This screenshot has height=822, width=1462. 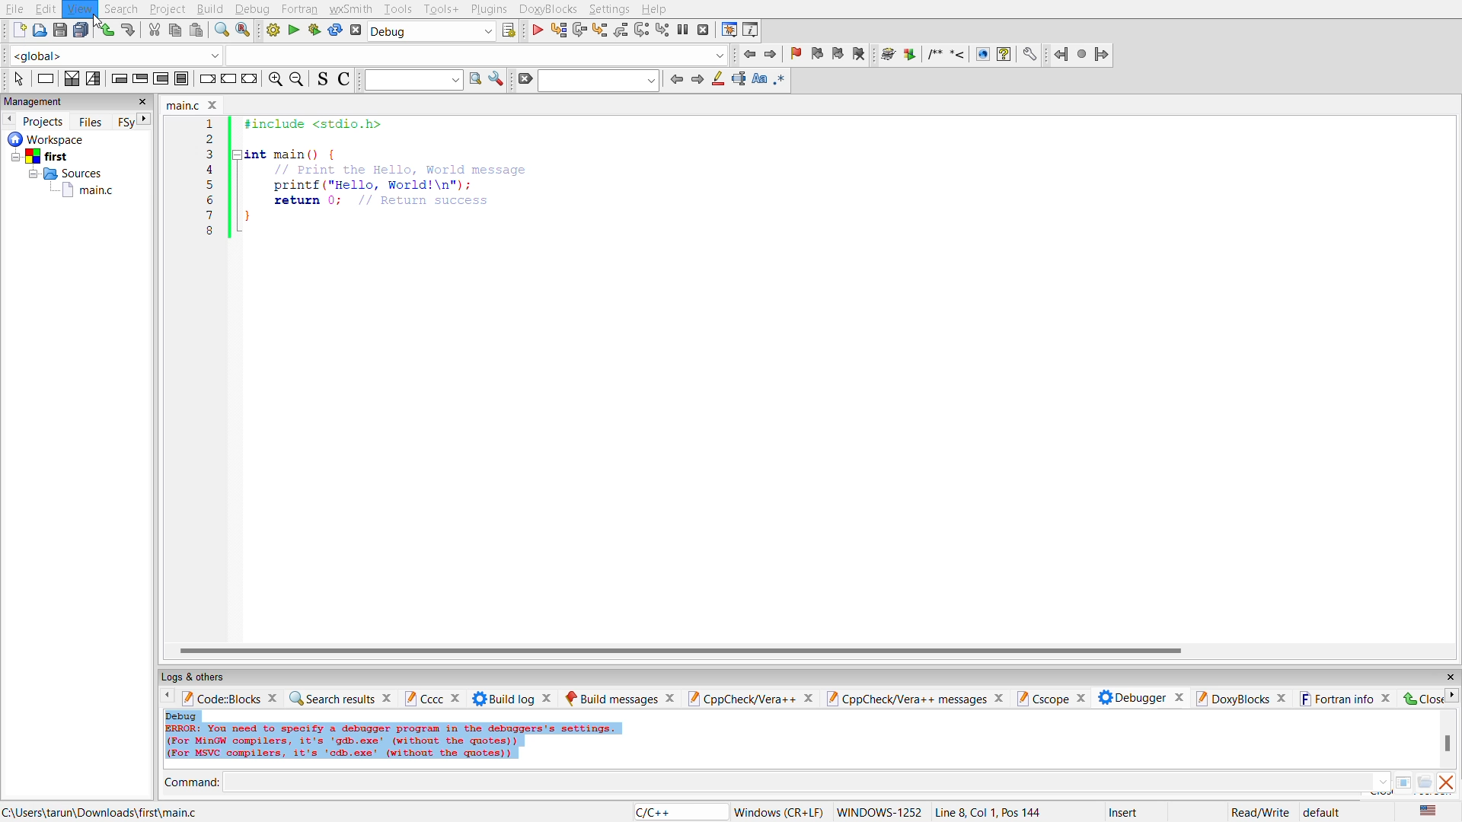 I want to click on run, so click(x=291, y=31).